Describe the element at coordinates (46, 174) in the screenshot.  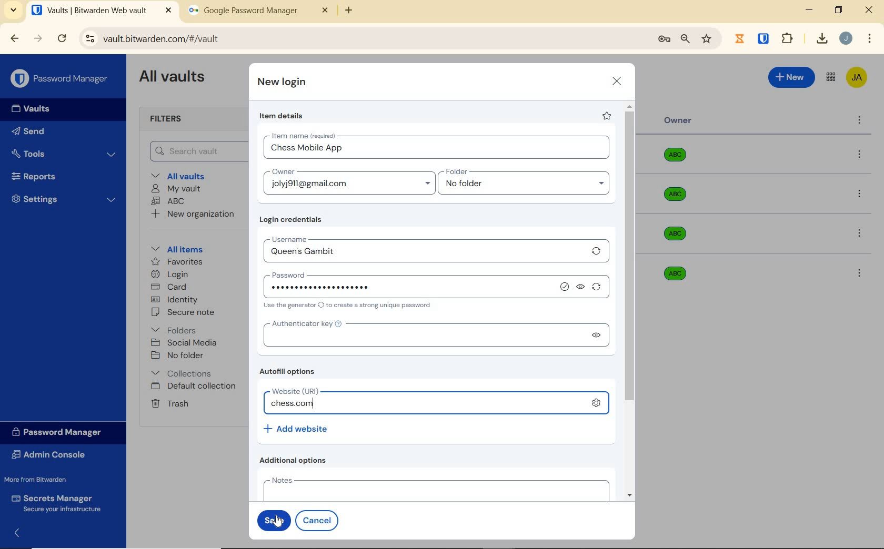
I see `Reports` at that location.